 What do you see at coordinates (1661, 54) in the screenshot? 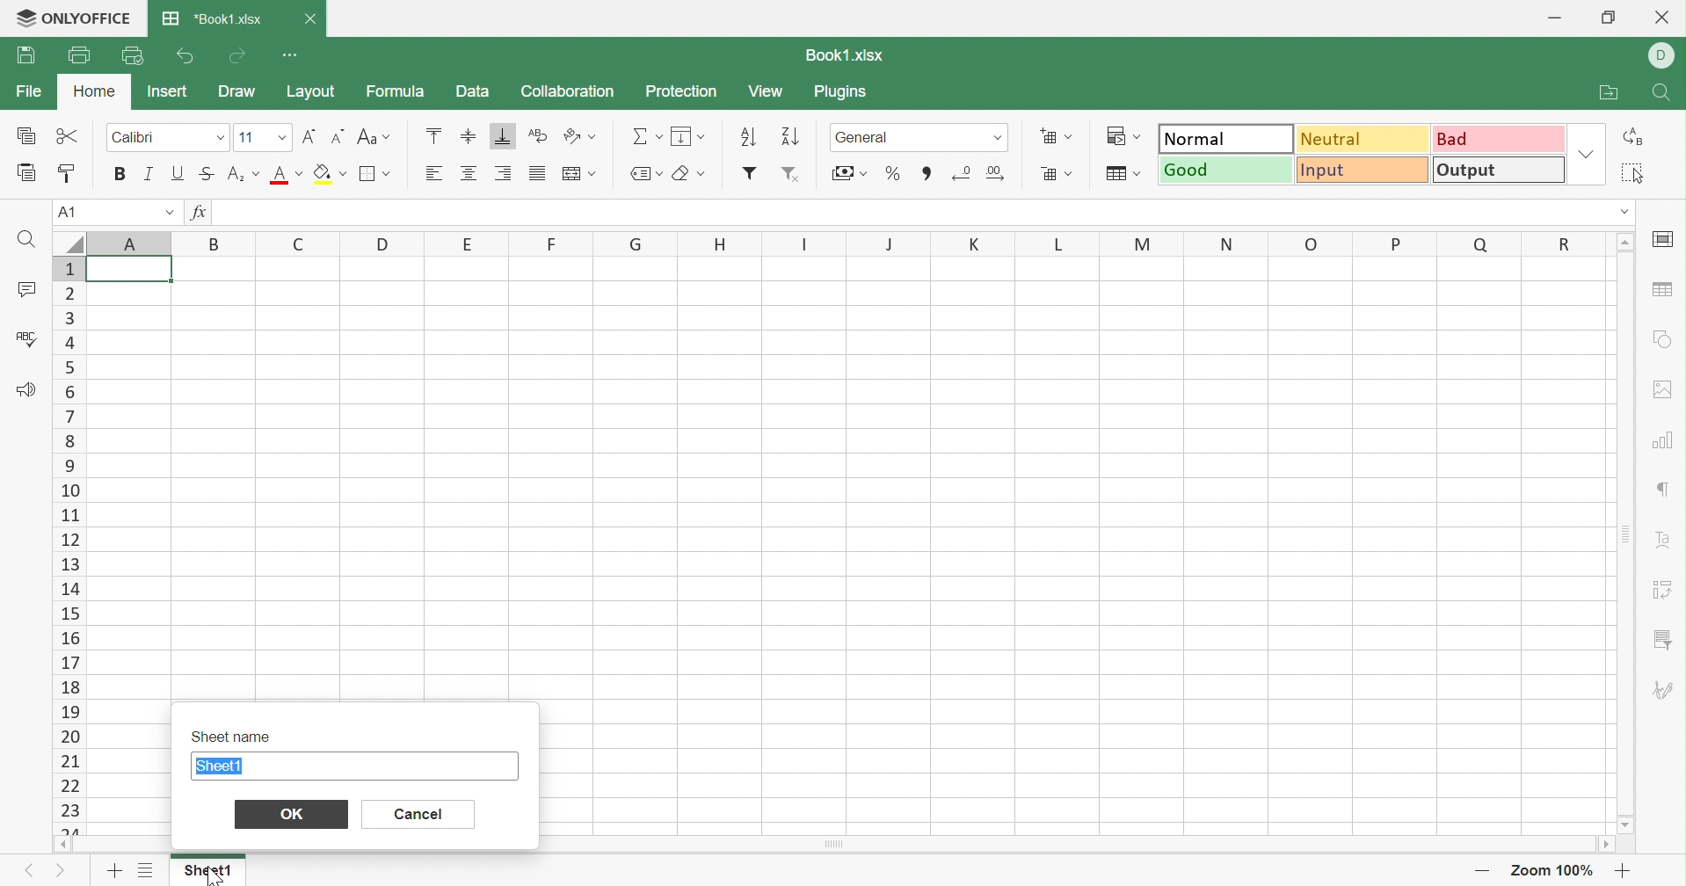
I see `D` at bounding box center [1661, 54].